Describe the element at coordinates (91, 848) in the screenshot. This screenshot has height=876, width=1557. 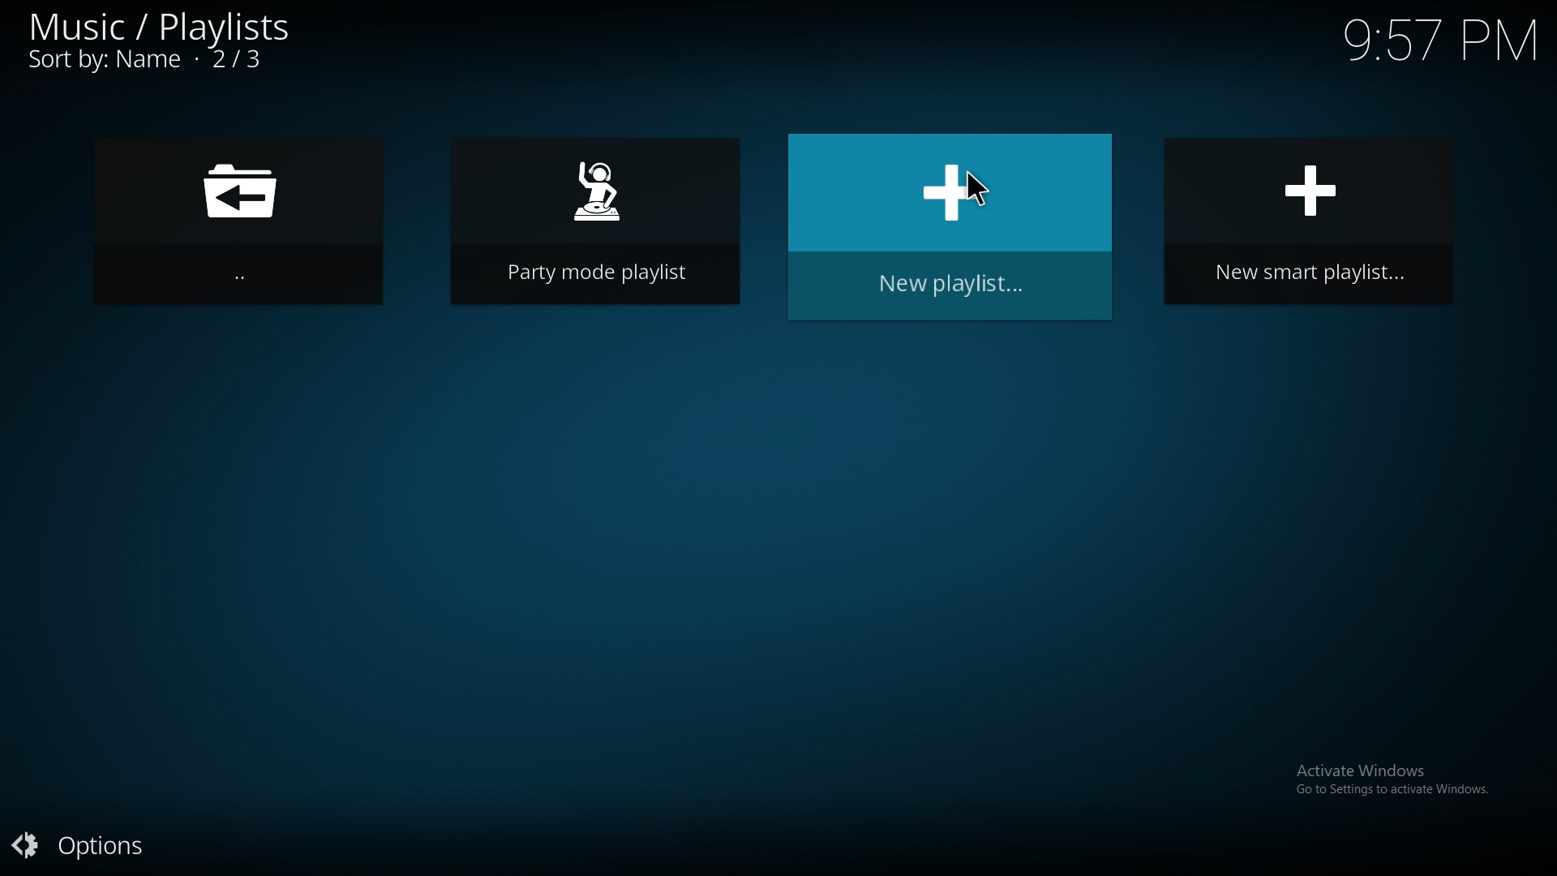
I see `options` at that location.